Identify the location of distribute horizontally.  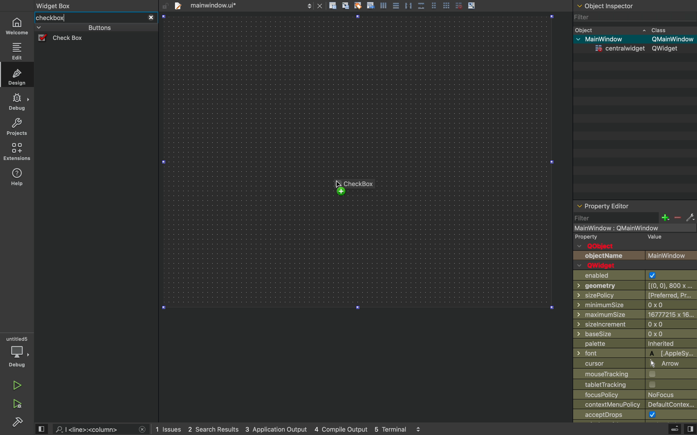
(408, 5).